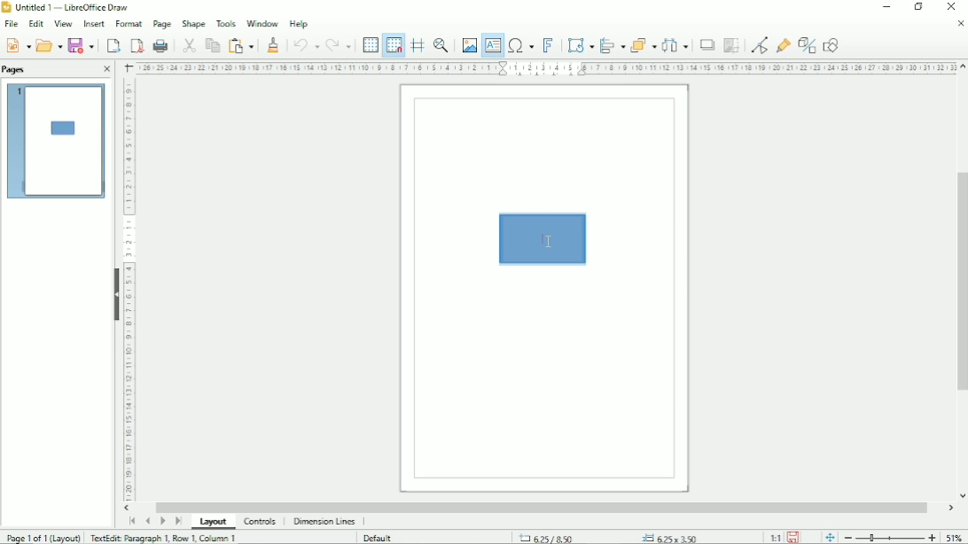  What do you see at coordinates (192, 23) in the screenshot?
I see `Shape` at bounding box center [192, 23].